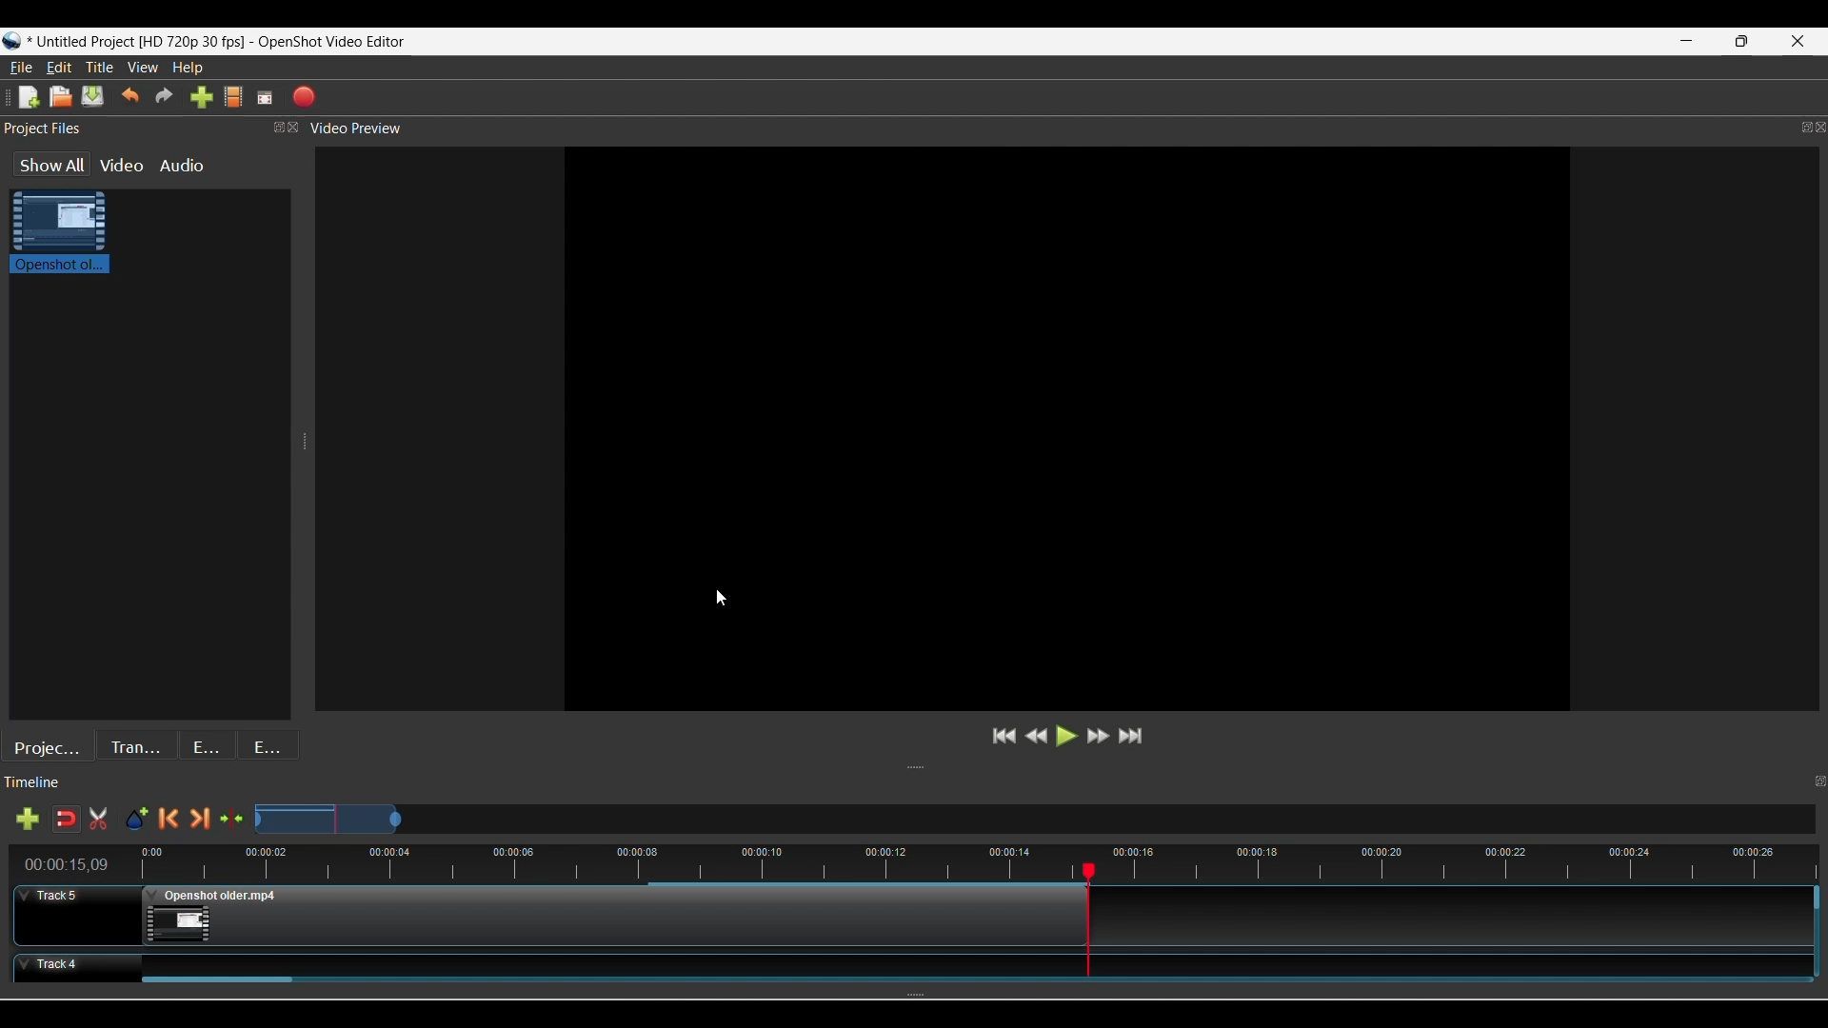 This screenshot has width=1828, height=1028. I want to click on time stamps for all frames, so click(1460, 862).